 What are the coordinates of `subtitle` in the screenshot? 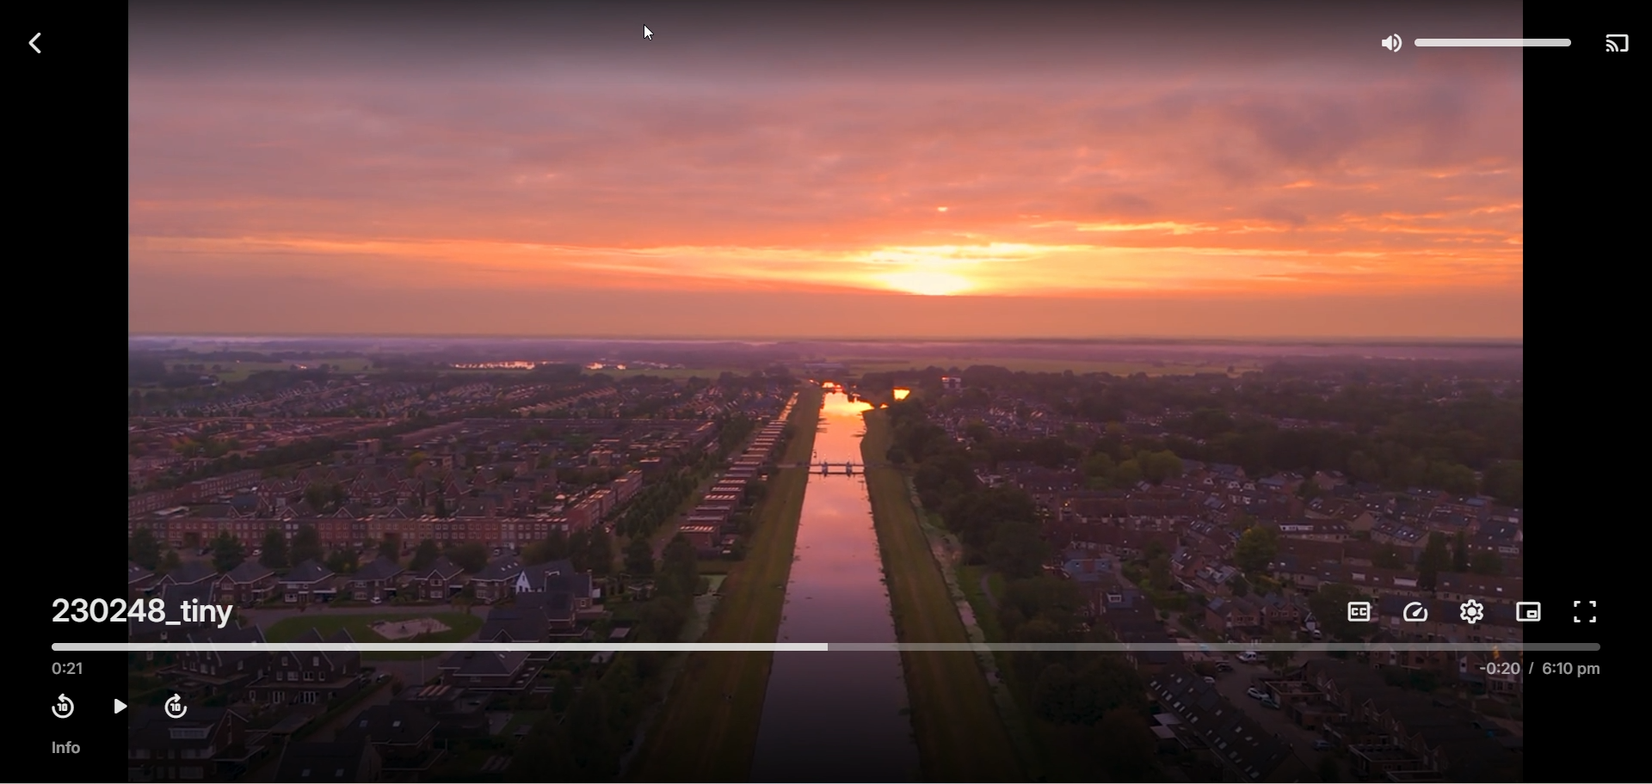 It's located at (1356, 613).